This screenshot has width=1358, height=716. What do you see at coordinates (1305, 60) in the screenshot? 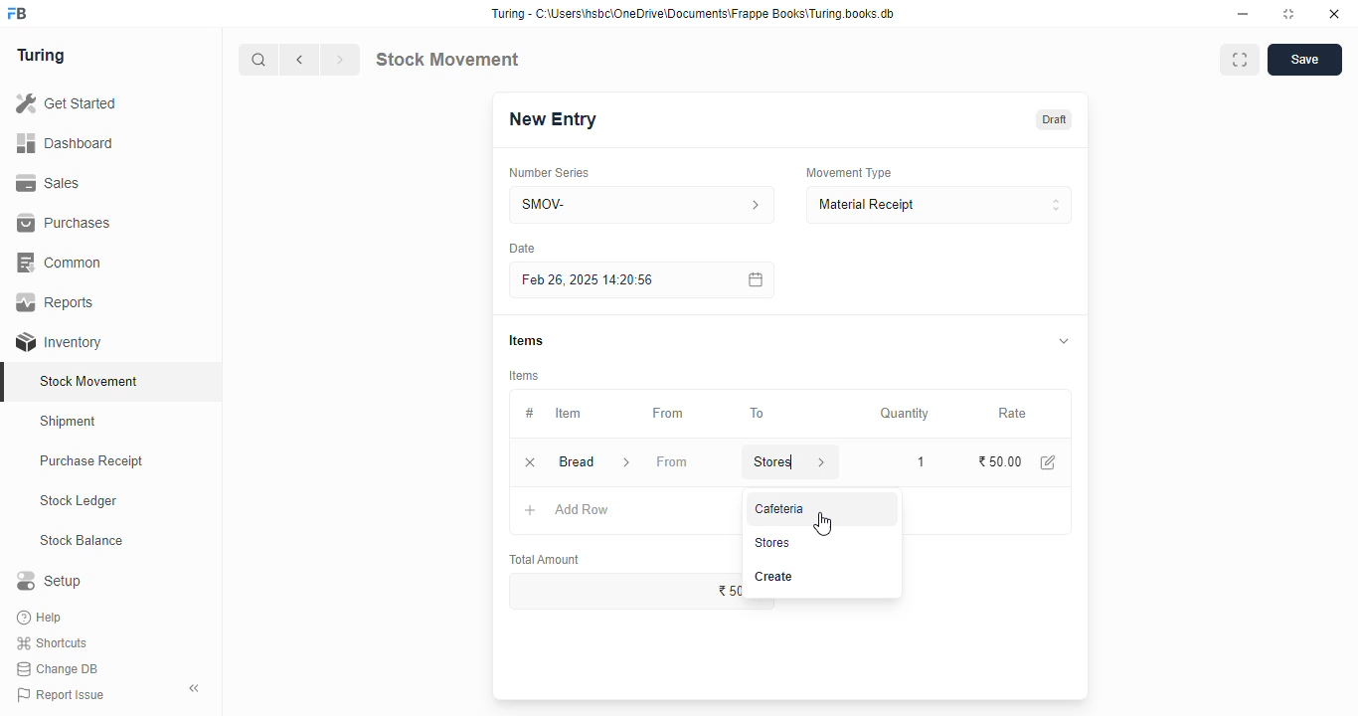
I see `save` at bounding box center [1305, 60].